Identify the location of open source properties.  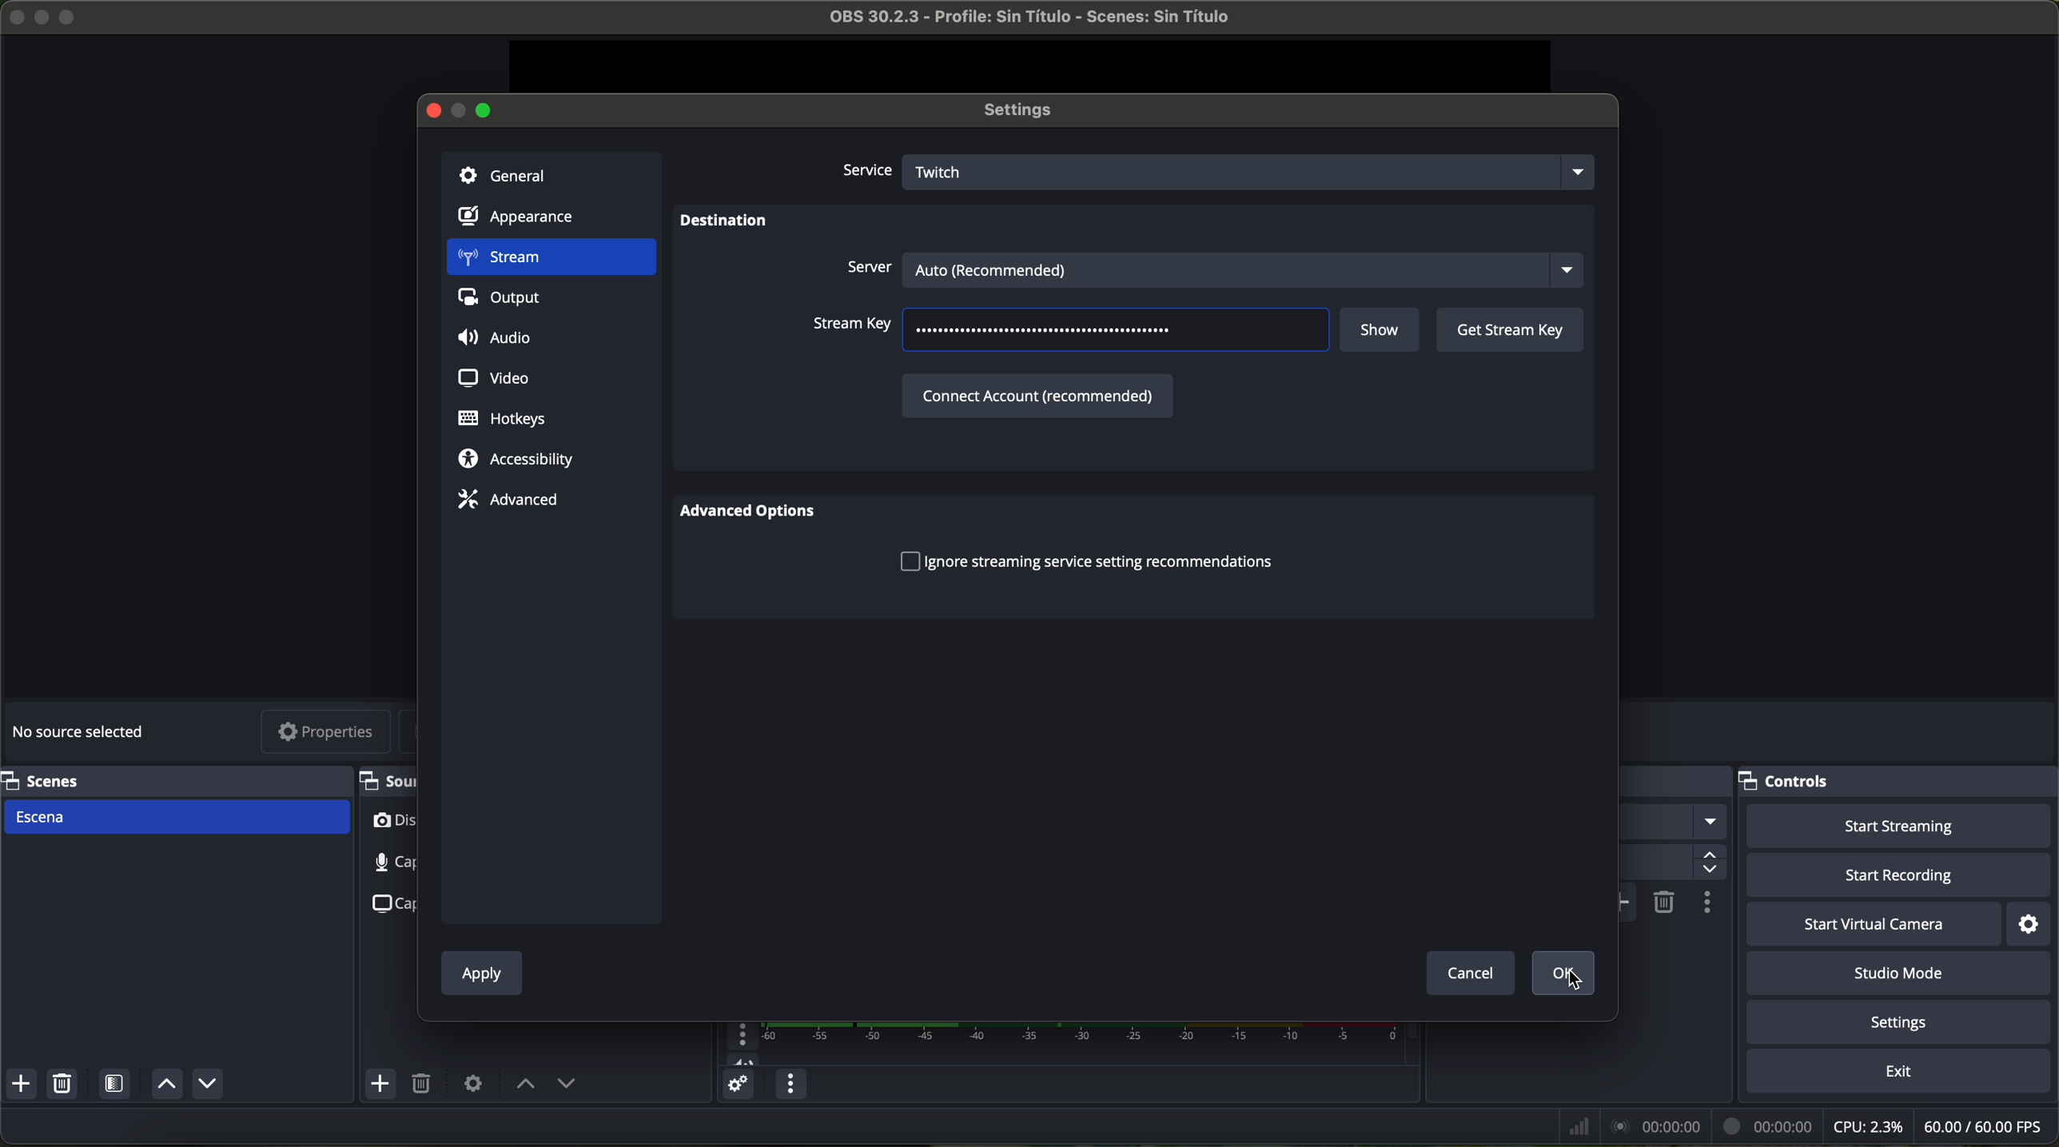
(472, 1082).